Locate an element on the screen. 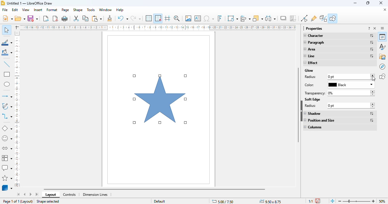 The height and width of the screenshot is (204, 388). properties is located at coordinates (382, 37).